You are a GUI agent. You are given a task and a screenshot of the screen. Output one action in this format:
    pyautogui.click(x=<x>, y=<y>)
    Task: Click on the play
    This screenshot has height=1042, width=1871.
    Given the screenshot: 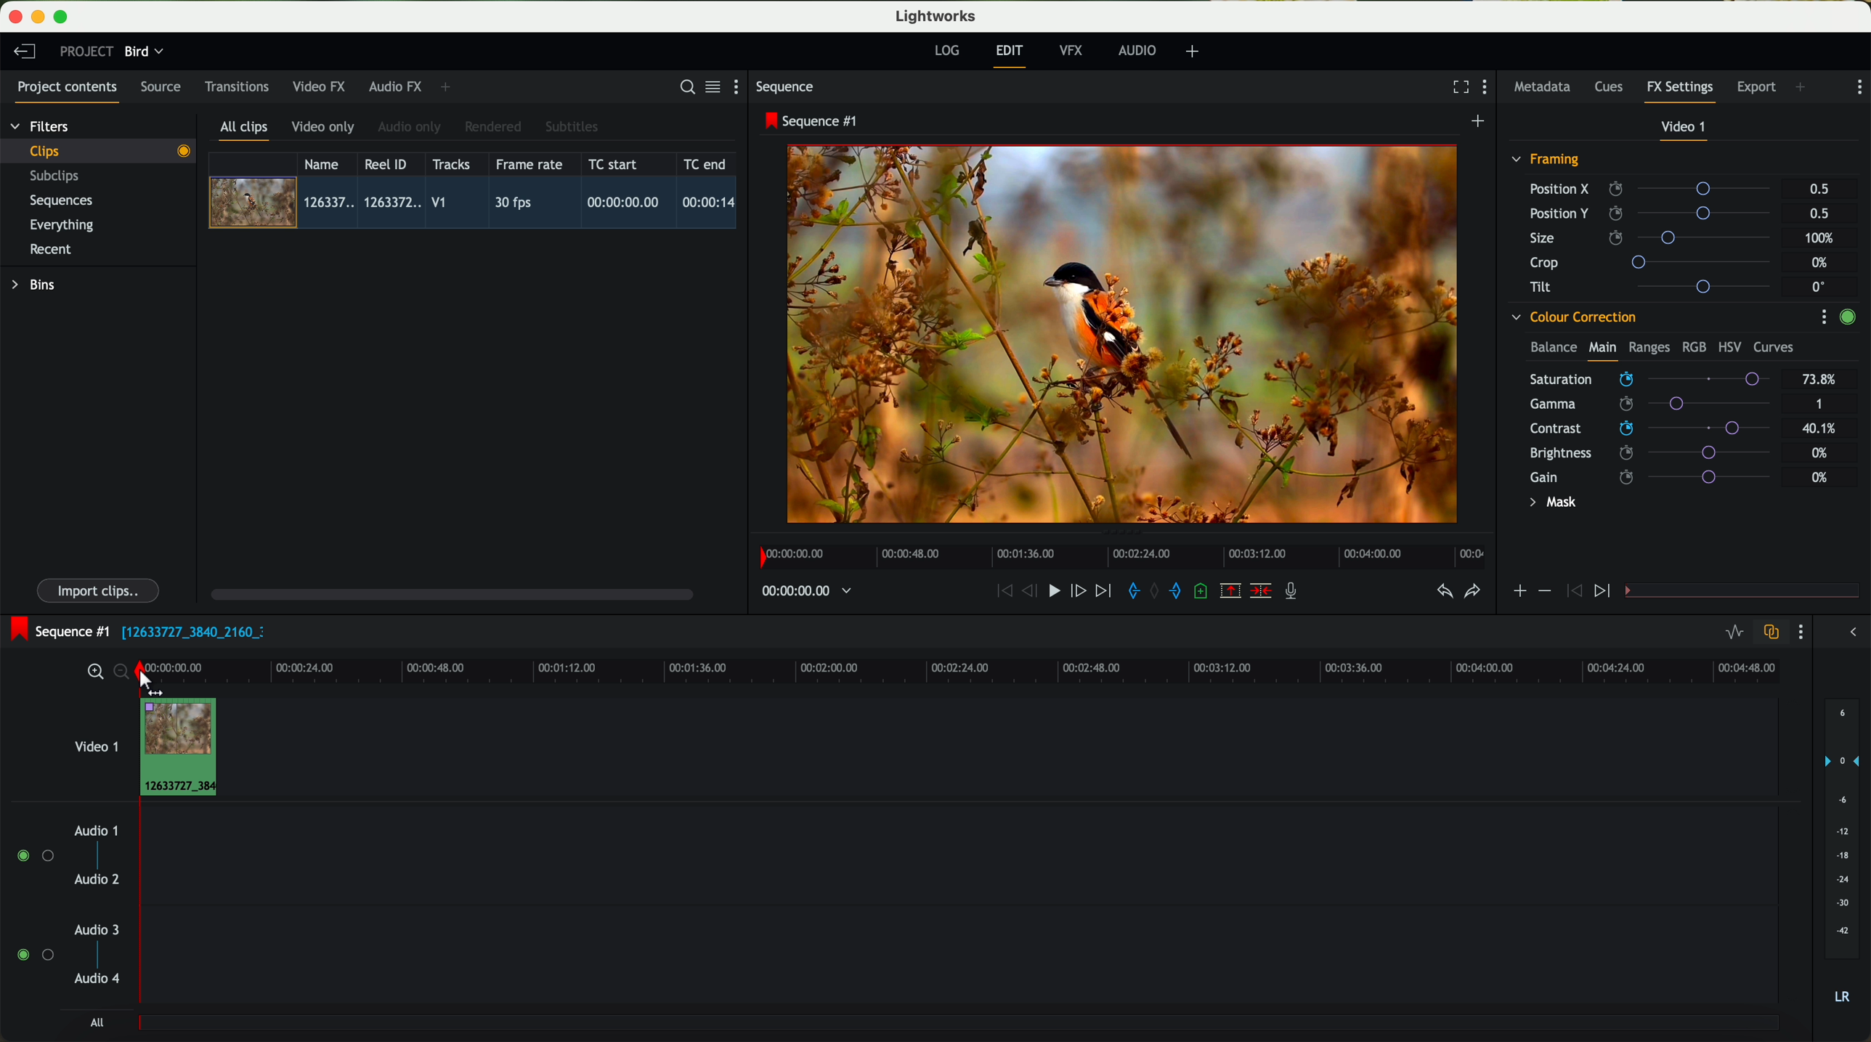 What is the action you would take?
    pyautogui.click(x=1053, y=590)
    